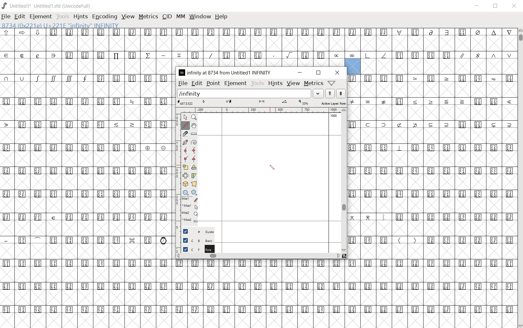 The image size is (523, 328). I want to click on Unicode code points, so click(80, 240).